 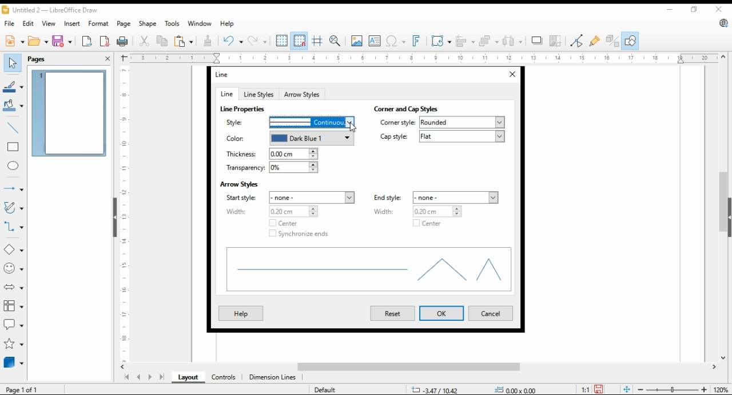 I want to click on 3D objects, so click(x=14, y=362).